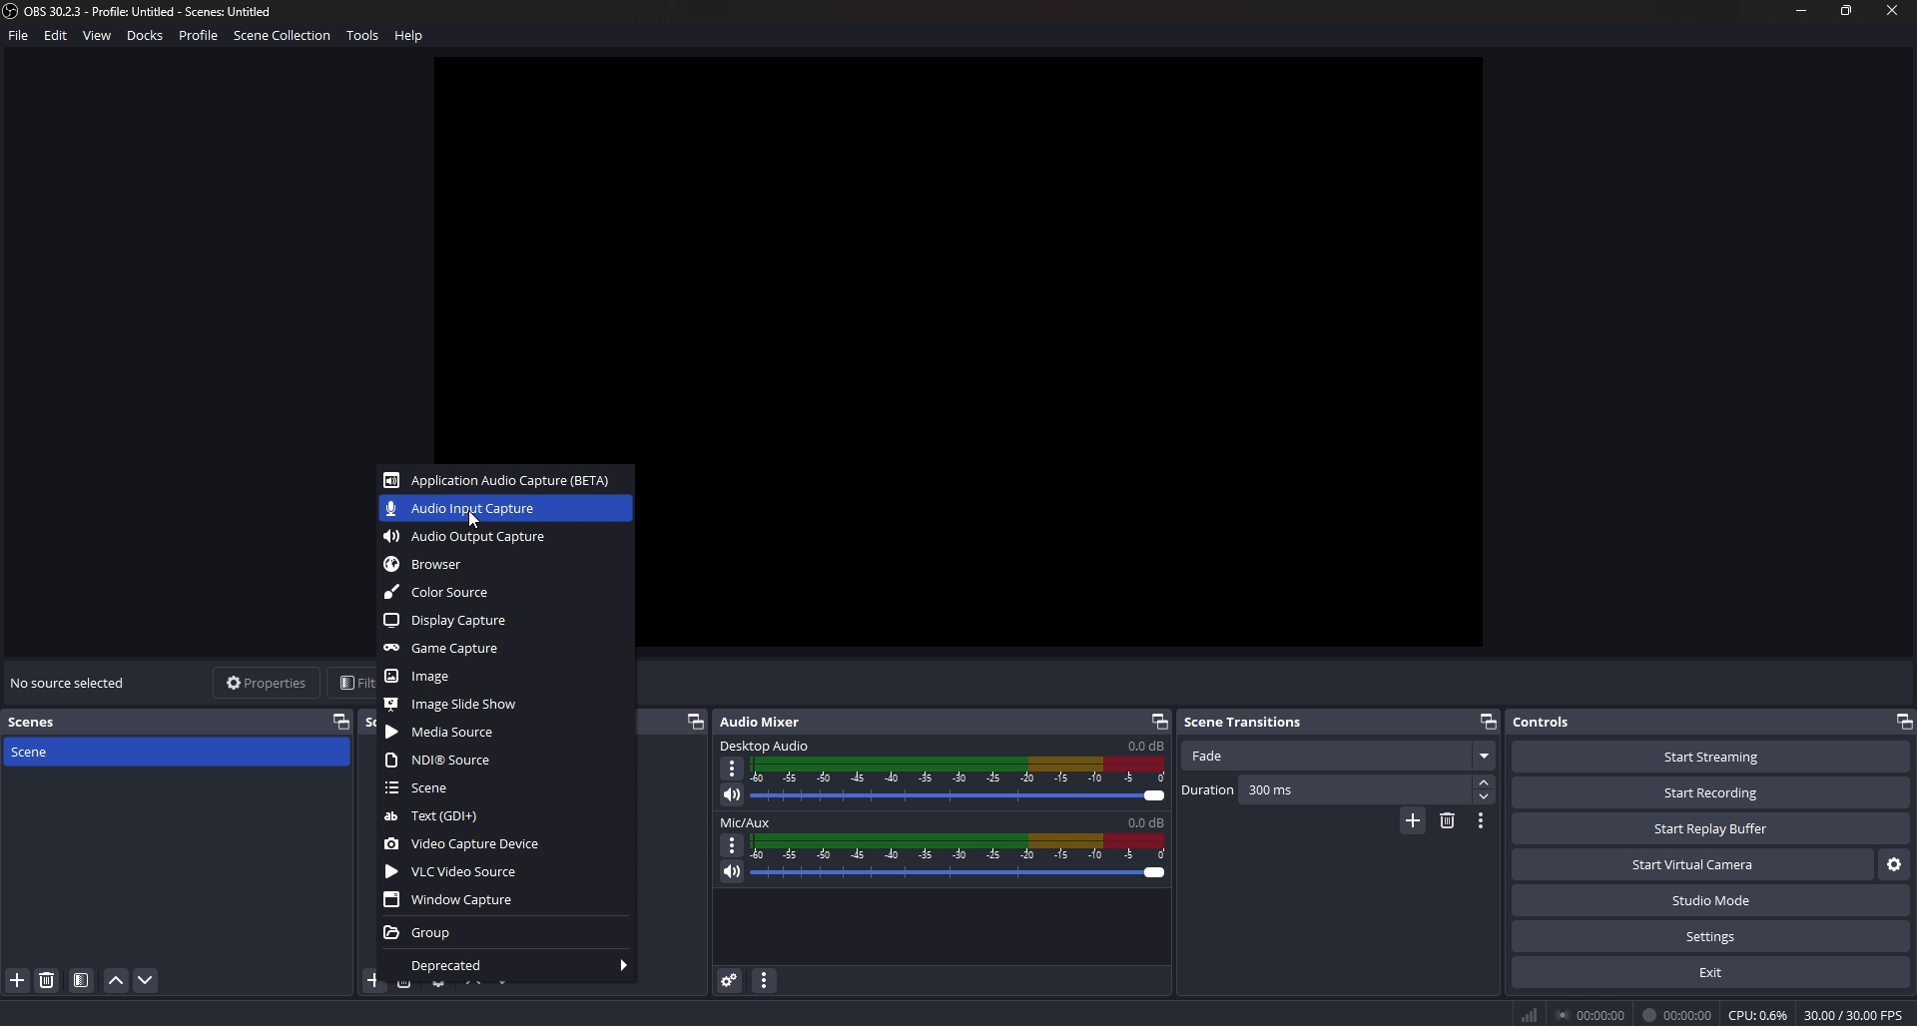 This screenshot has width=1917, height=1026. I want to click on pop out, so click(1489, 720).